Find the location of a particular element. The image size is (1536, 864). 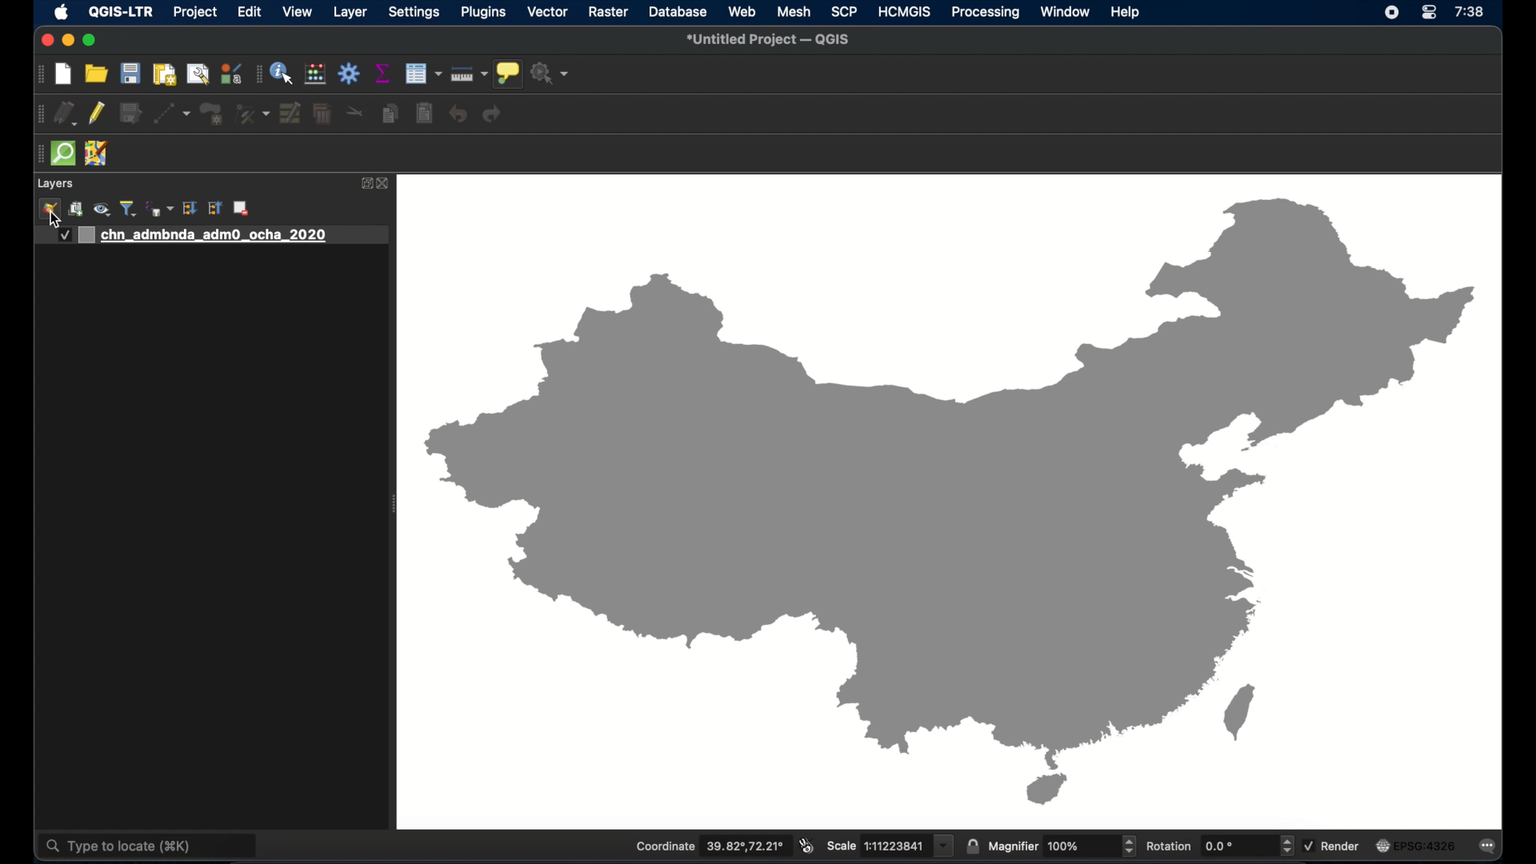

jsom remote is located at coordinates (98, 153).